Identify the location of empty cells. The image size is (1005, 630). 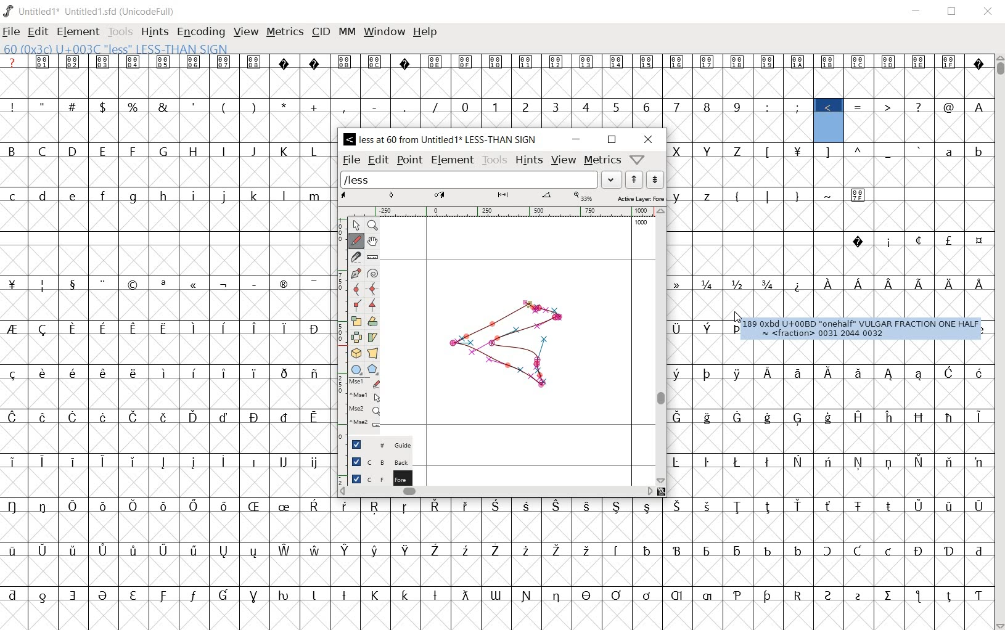
(830, 395).